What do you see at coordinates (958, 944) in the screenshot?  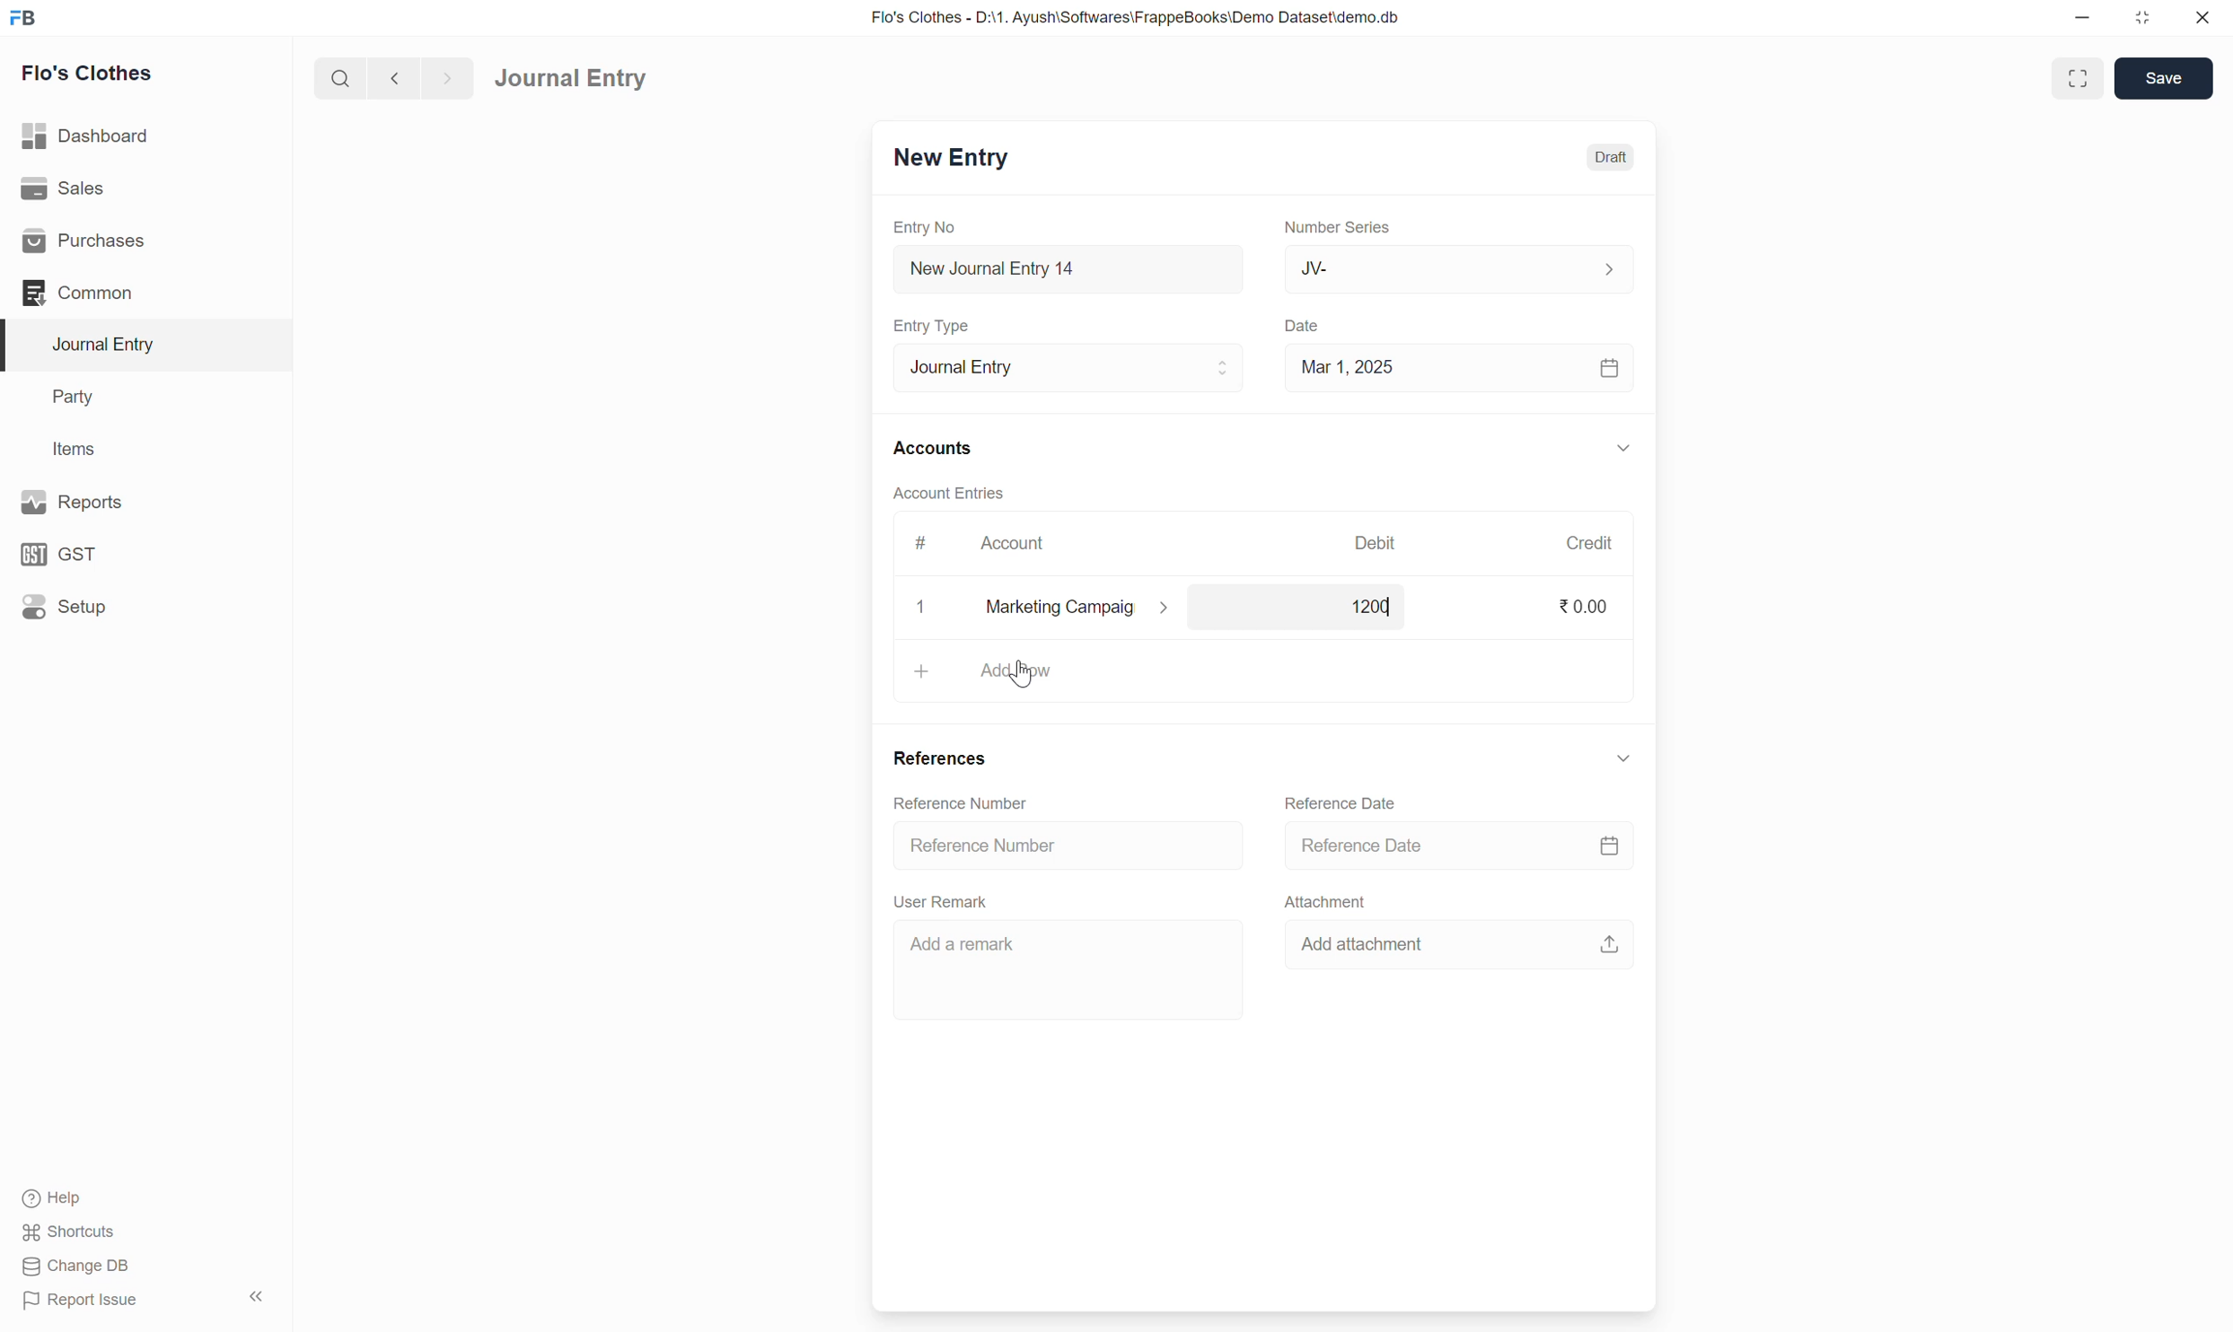 I see `Add a remark` at bounding box center [958, 944].